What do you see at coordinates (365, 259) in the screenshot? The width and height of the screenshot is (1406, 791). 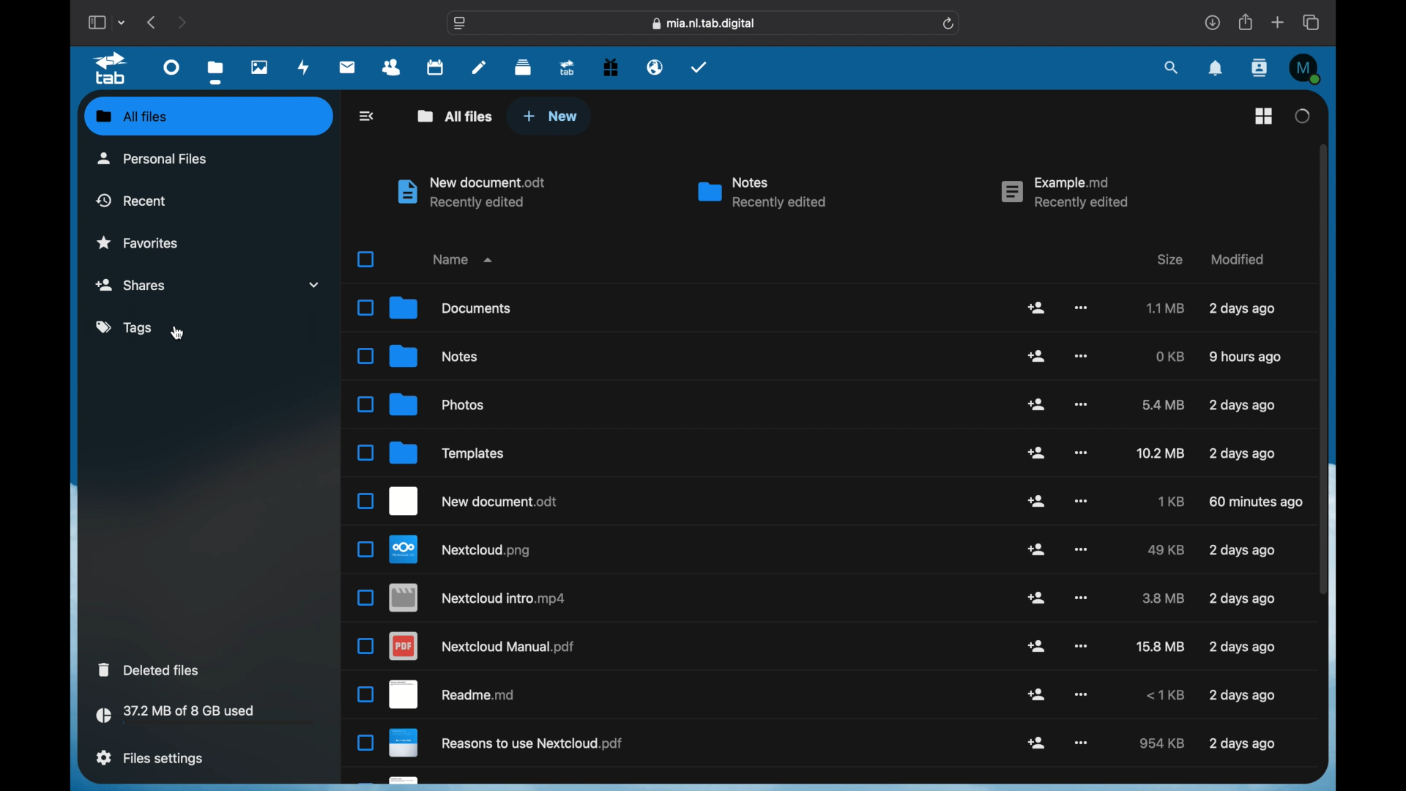 I see `select all checkbox` at bounding box center [365, 259].